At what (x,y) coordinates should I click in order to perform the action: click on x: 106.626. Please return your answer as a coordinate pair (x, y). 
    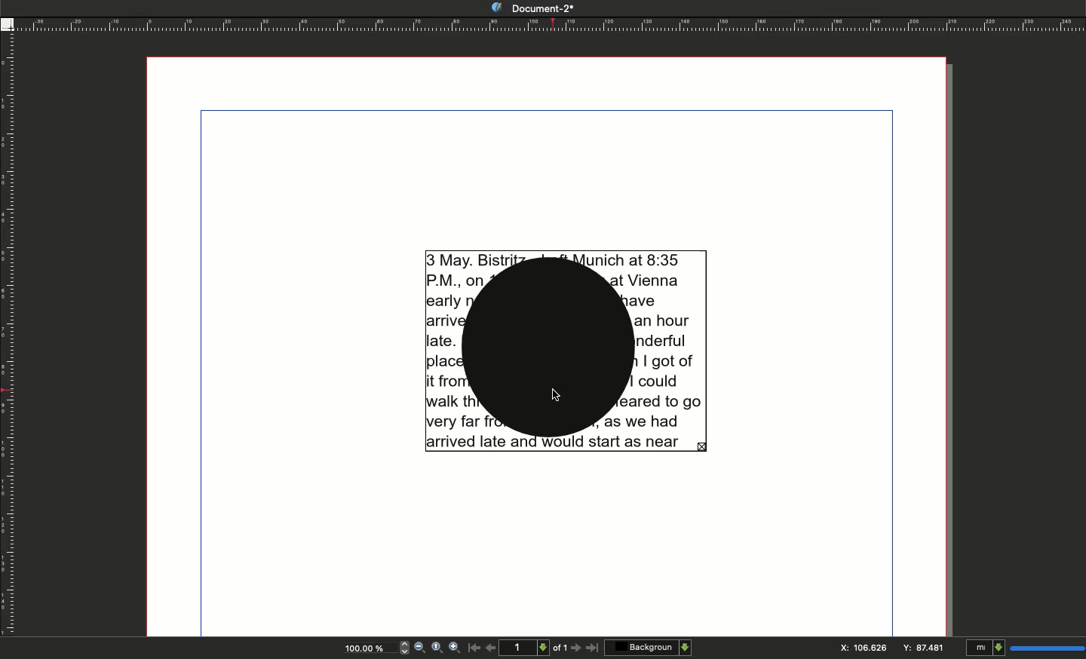
    Looking at the image, I should click on (858, 647).